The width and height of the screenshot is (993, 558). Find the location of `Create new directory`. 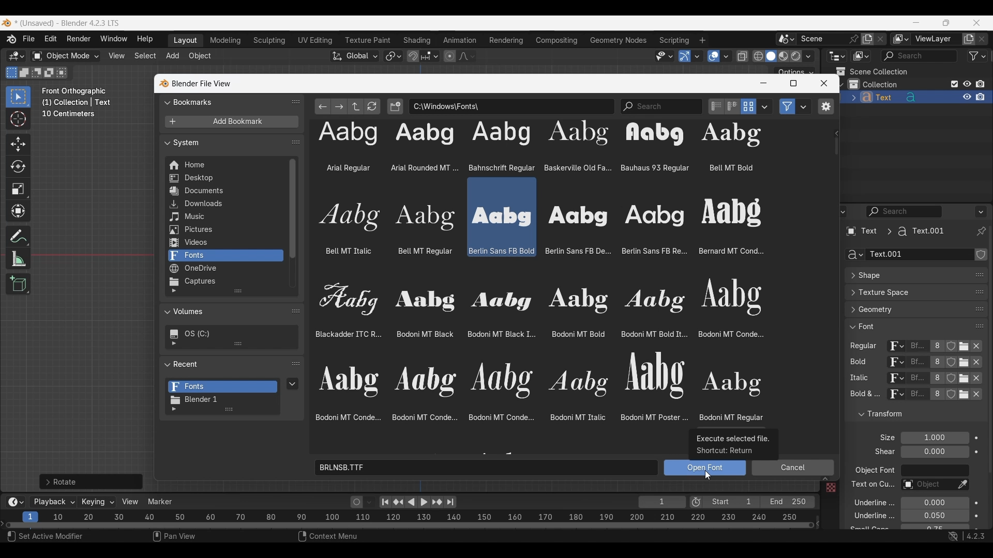

Create new directory is located at coordinates (395, 106).